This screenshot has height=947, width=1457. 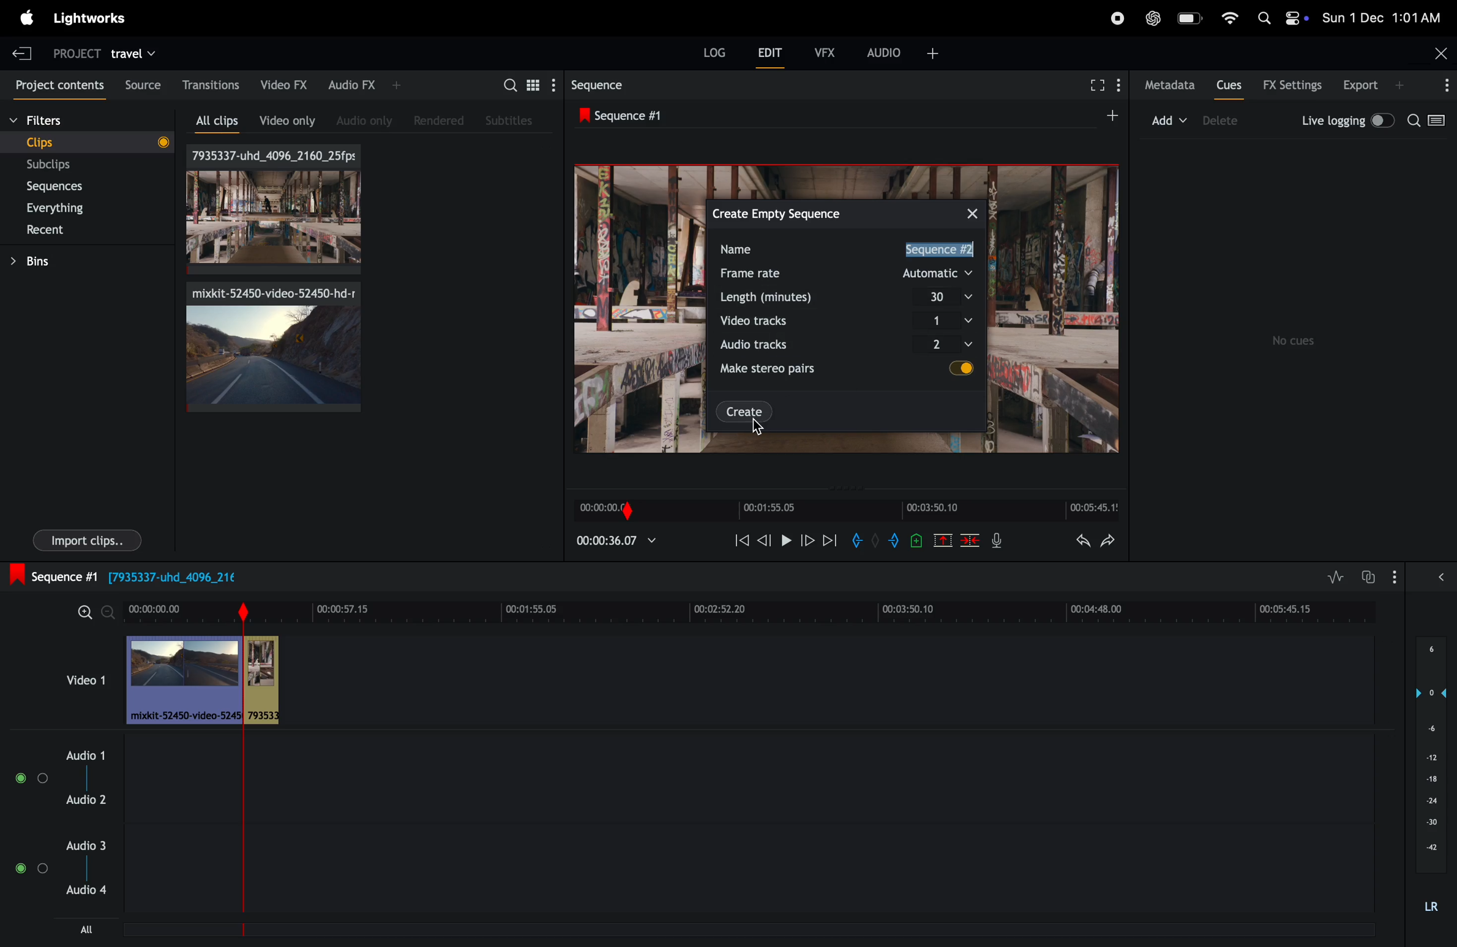 What do you see at coordinates (220, 121) in the screenshot?
I see `all clips` at bounding box center [220, 121].